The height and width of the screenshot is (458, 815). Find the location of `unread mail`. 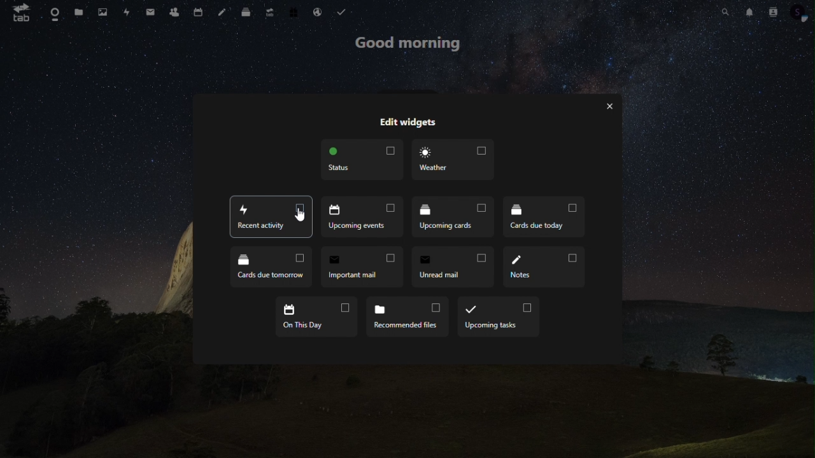

unread mail is located at coordinates (454, 267).